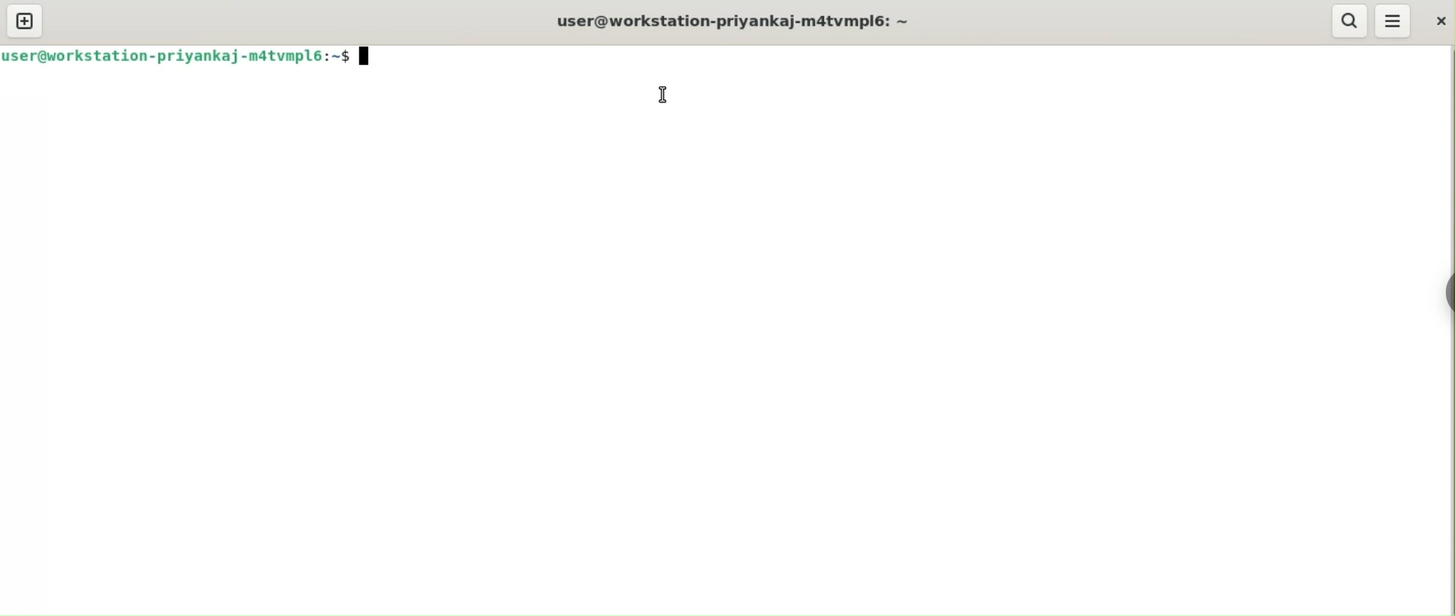  Describe the element at coordinates (1438, 21) in the screenshot. I see `close` at that location.